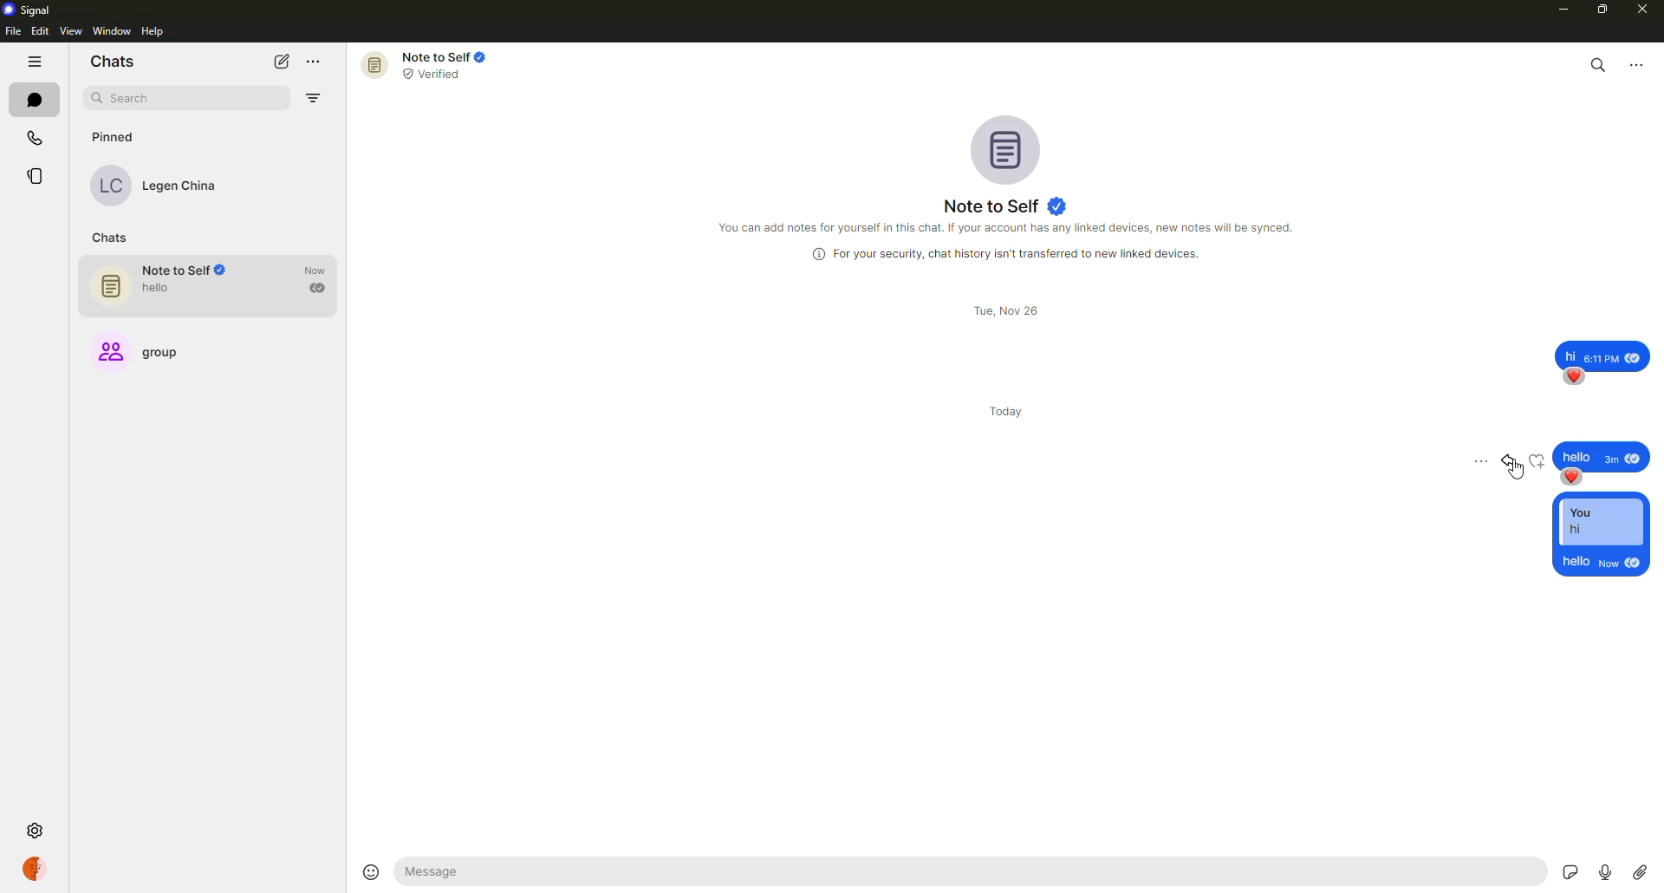 The width and height of the screenshot is (1664, 893). I want to click on minimize, so click(1561, 10).